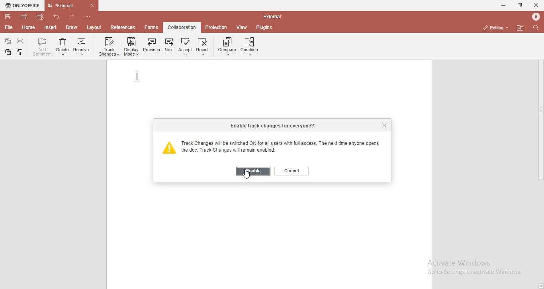  What do you see at coordinates (182, 27) in the screenshot?
I see `collaboration` at bounding box center [182, 27].